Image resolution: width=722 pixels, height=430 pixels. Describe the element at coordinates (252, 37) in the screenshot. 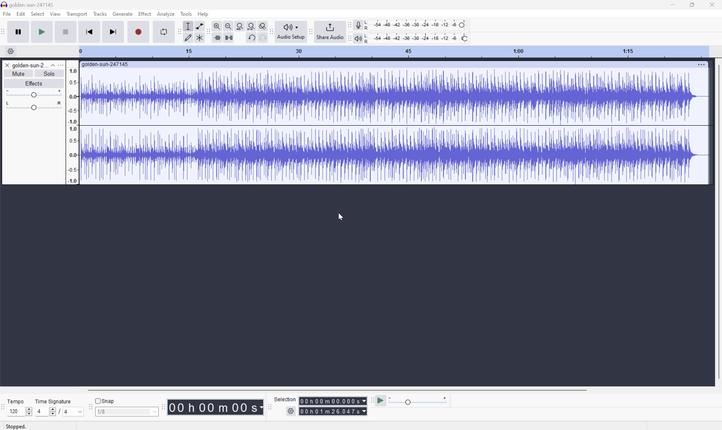

I see `Undo` at that location.